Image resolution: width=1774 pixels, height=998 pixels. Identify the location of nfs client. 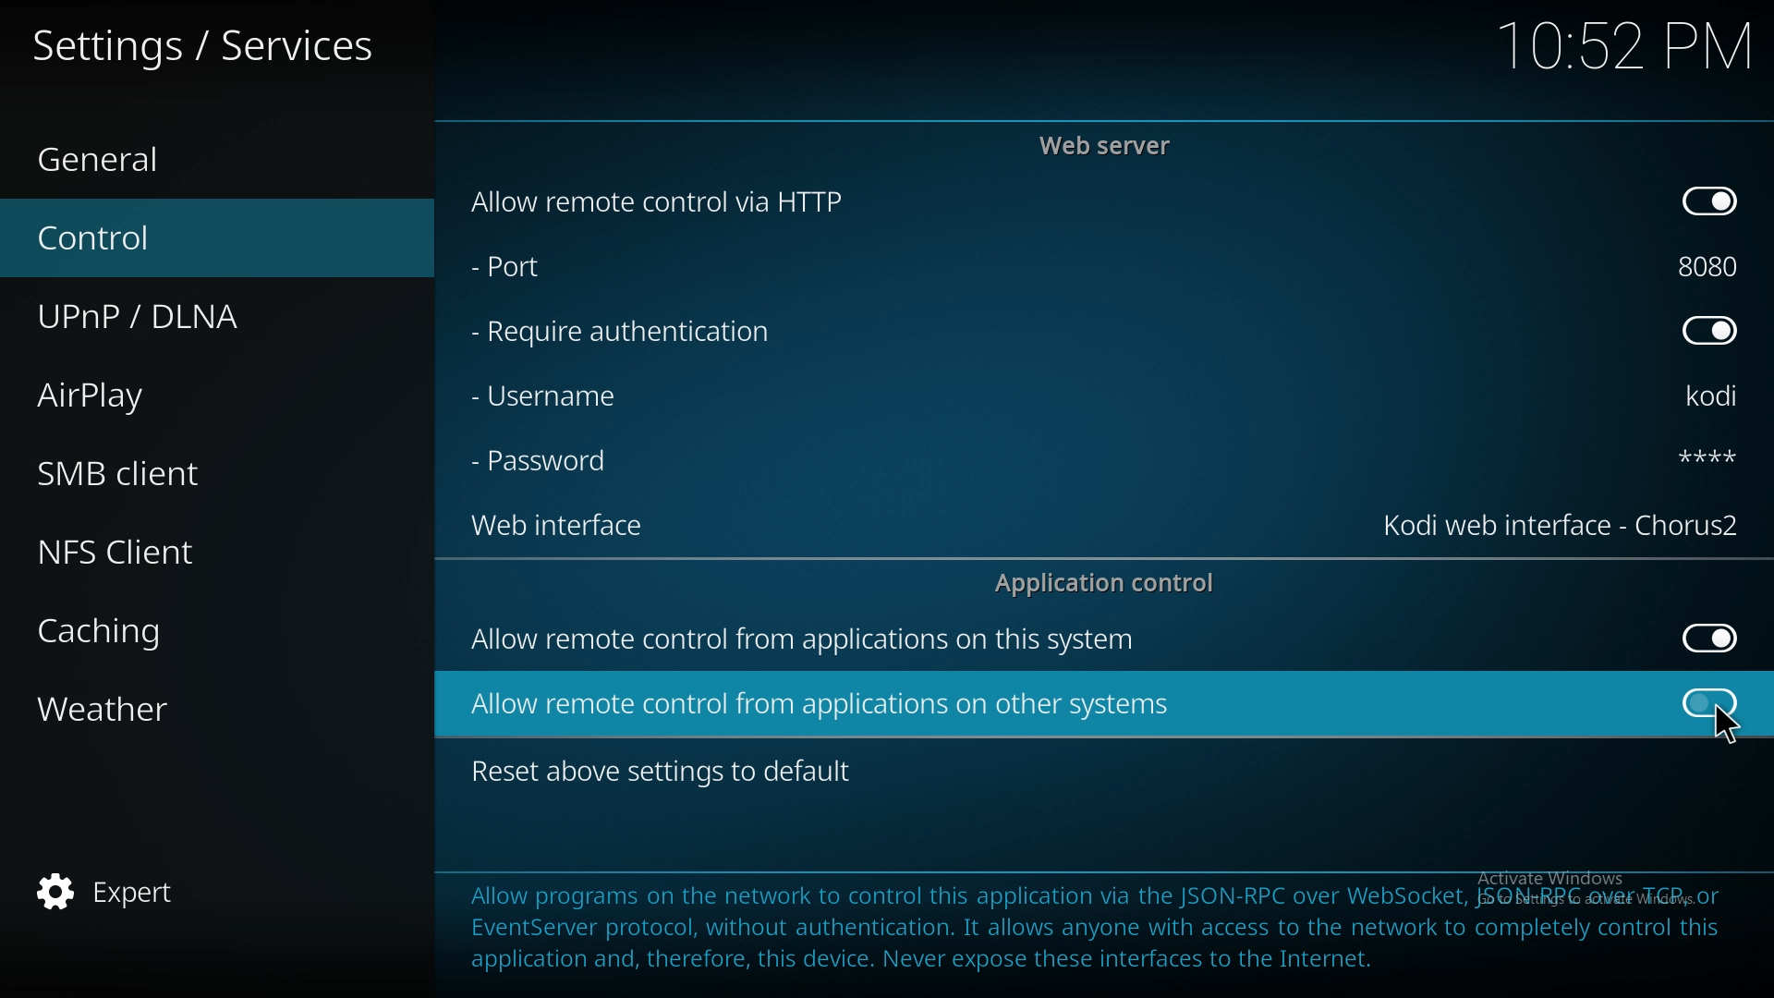
(194, 550).